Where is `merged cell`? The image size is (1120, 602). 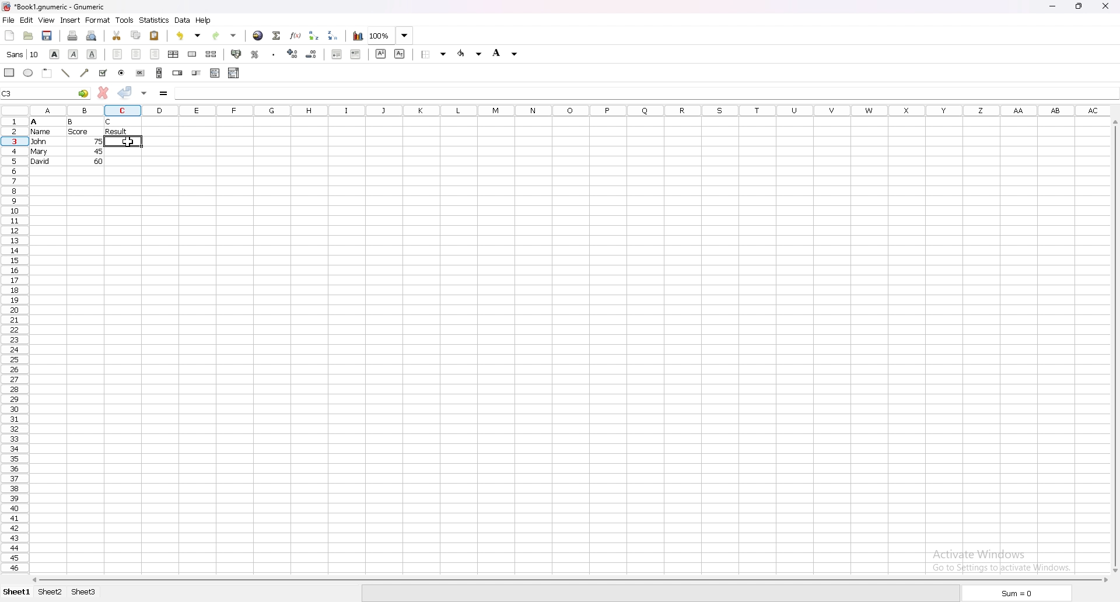 merged cell is located at coordinates (192, 55).